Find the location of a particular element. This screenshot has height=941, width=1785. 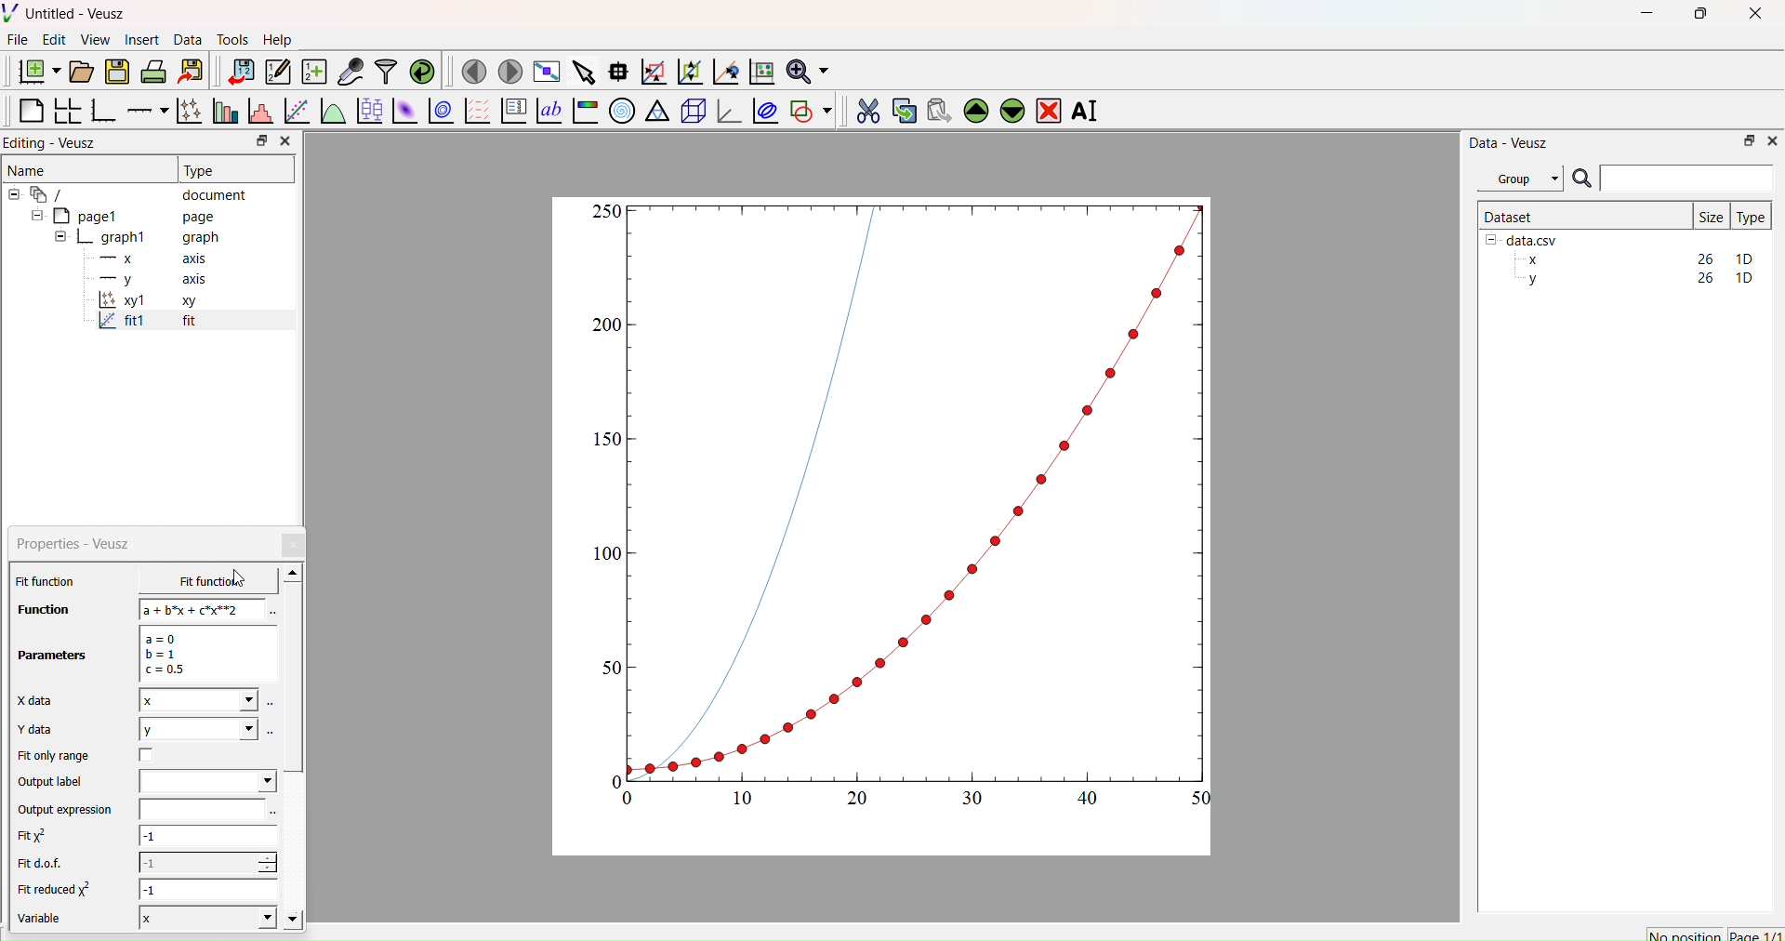

Graph is located at coordinates (905, 504).